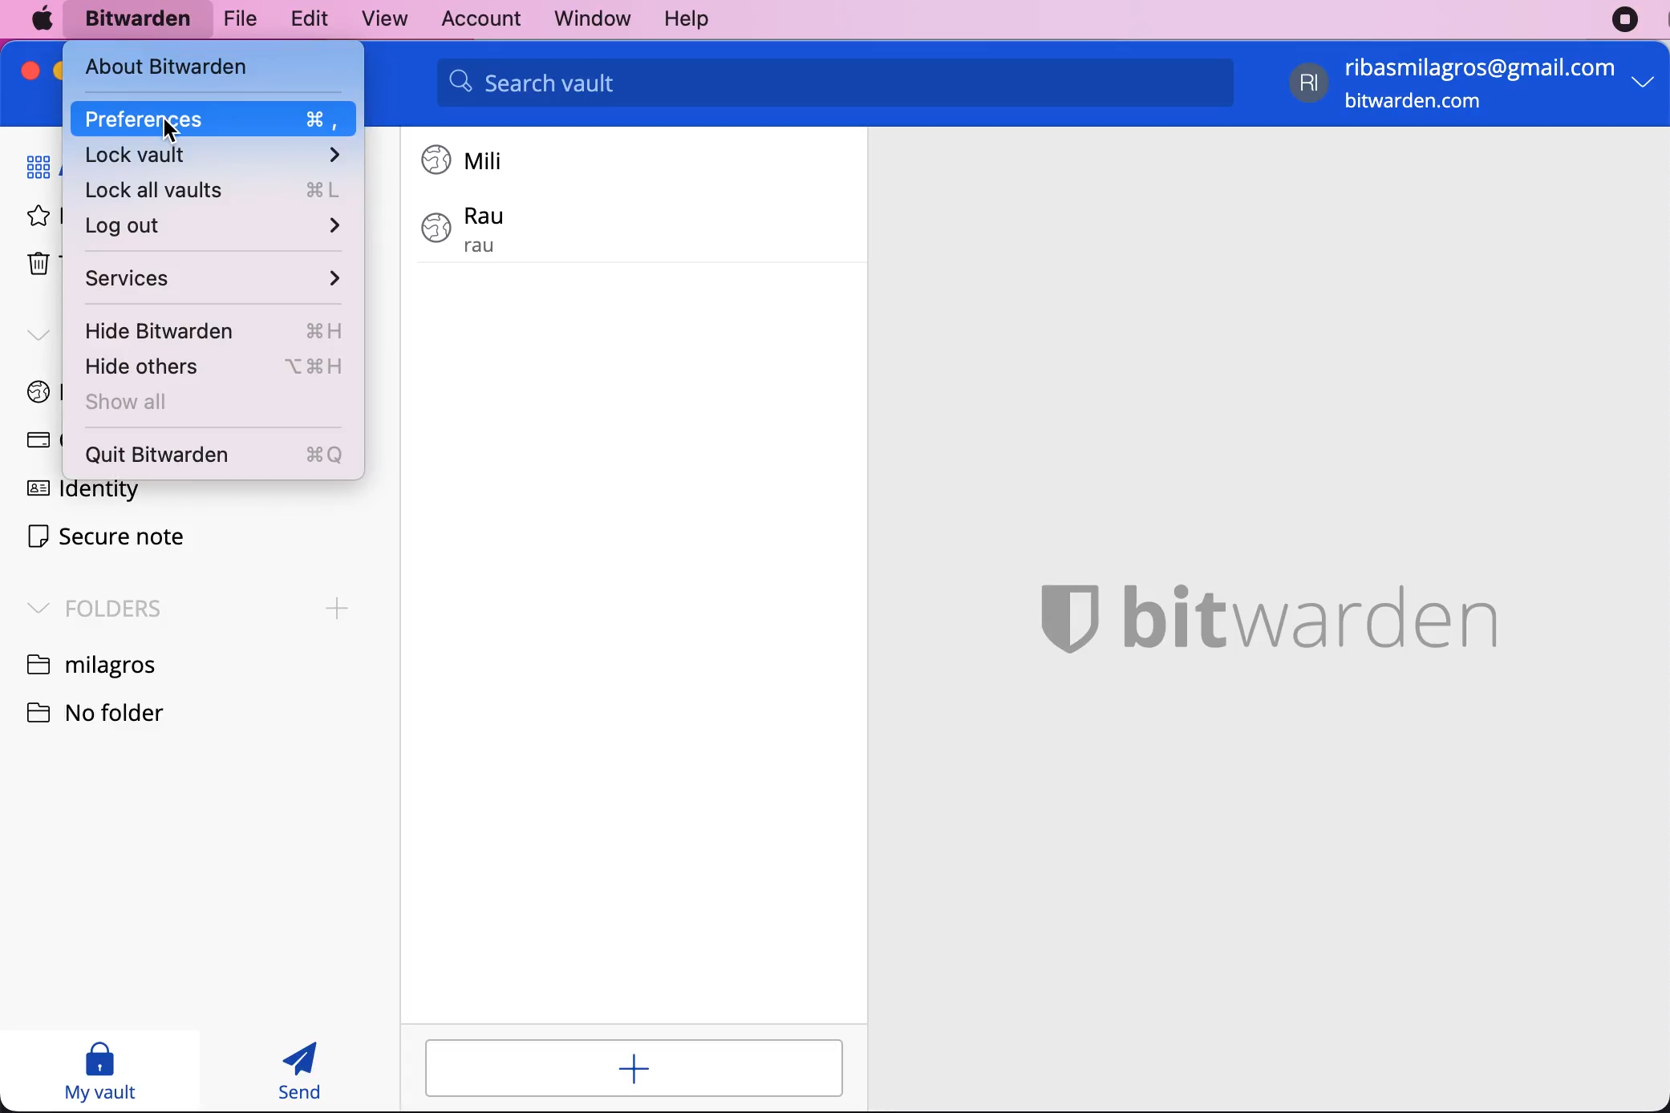 Image resolution: width=1670 pixels, height=1113 pixels. Describe the element at coordinates (338, 609) in the screenshot. I see `Add folder` at that location.